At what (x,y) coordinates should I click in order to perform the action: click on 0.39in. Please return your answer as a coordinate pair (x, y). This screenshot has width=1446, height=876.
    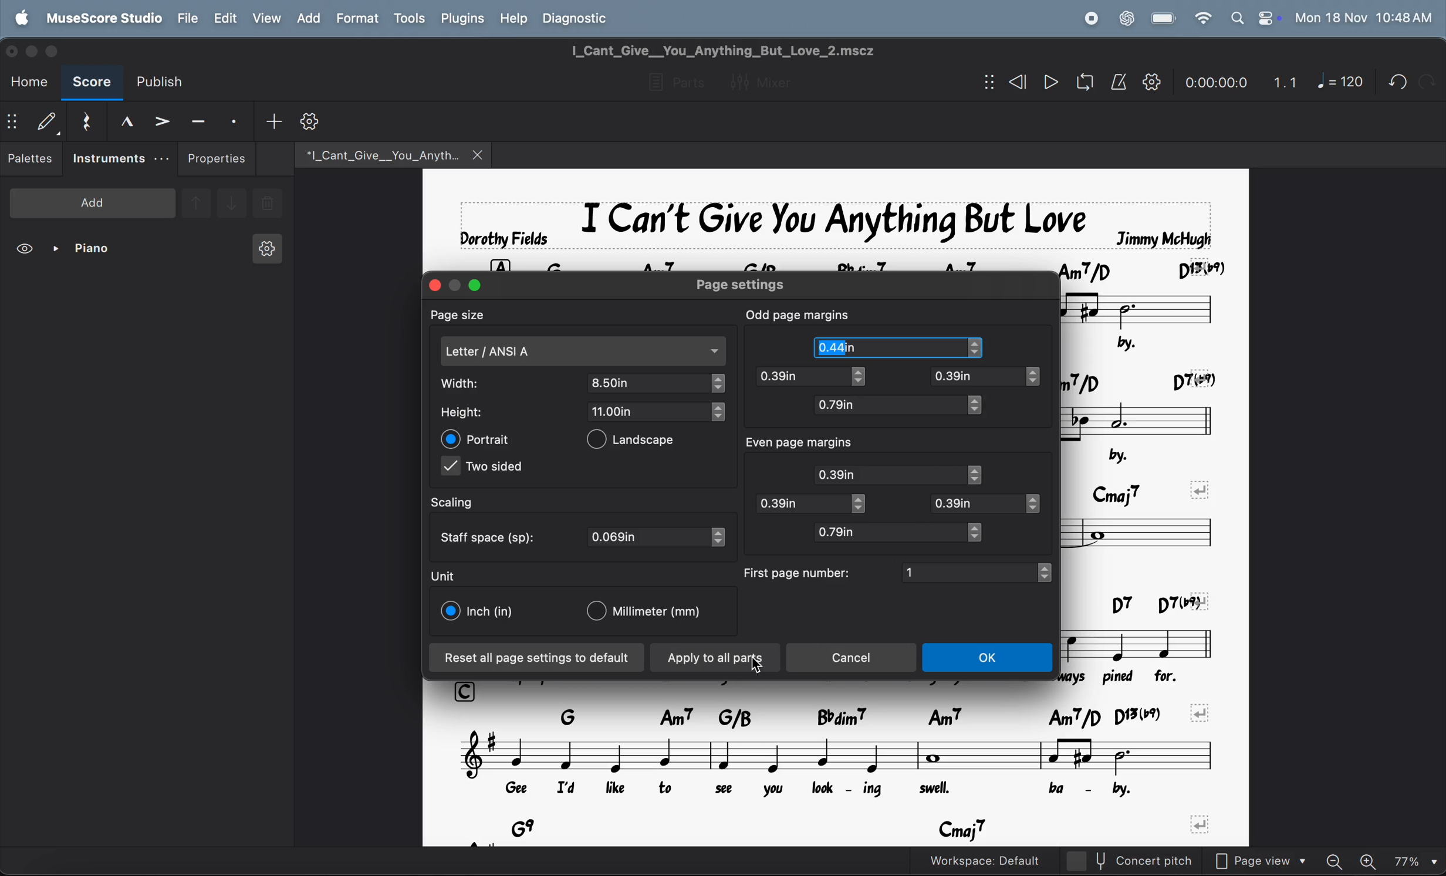
    Looking at the image, I should click on (975, 377).